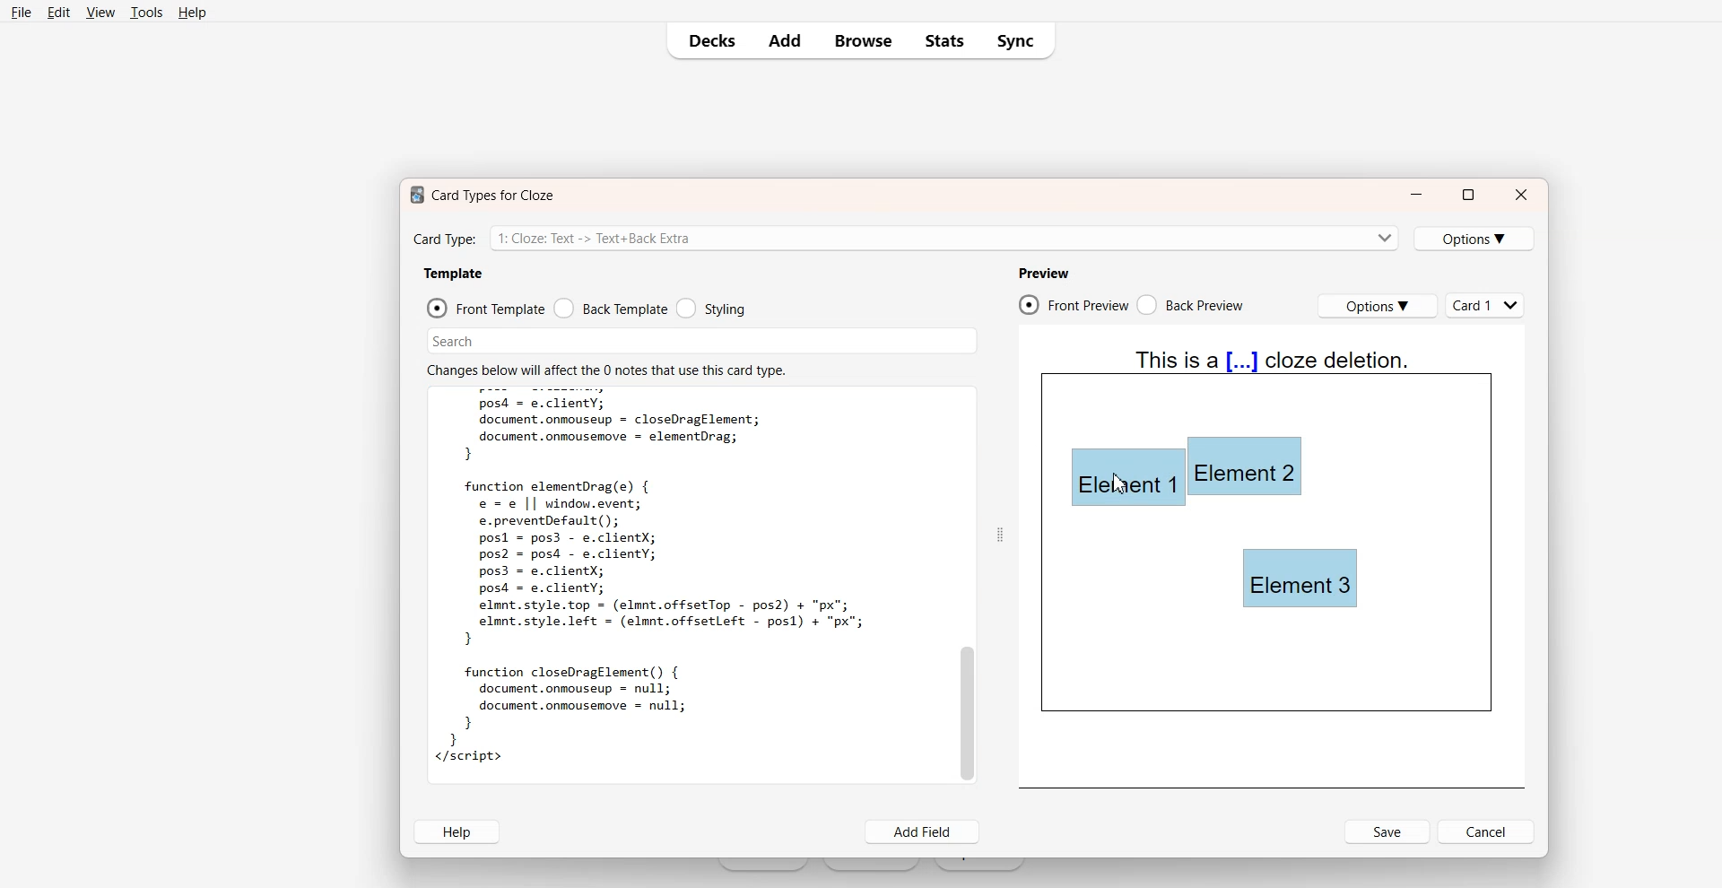 The image size is (1722, 888). What do you see at coordinates (1074, 304) in the screenshot?
I see `Front Preview` at bounding box center [1074, 304].